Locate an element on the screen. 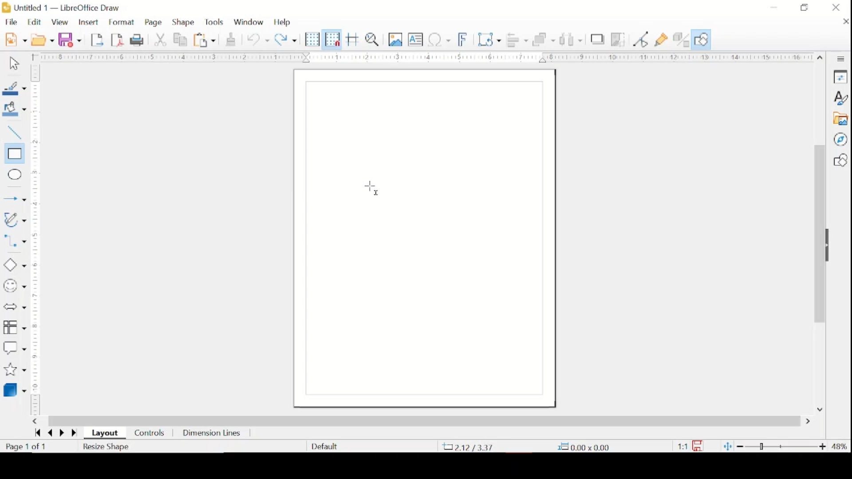  cut is located at coordinates (161, 39).